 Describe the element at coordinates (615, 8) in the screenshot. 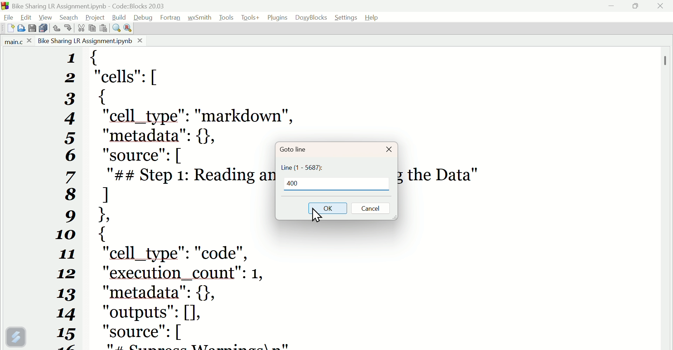

I see `minimise` at that location.